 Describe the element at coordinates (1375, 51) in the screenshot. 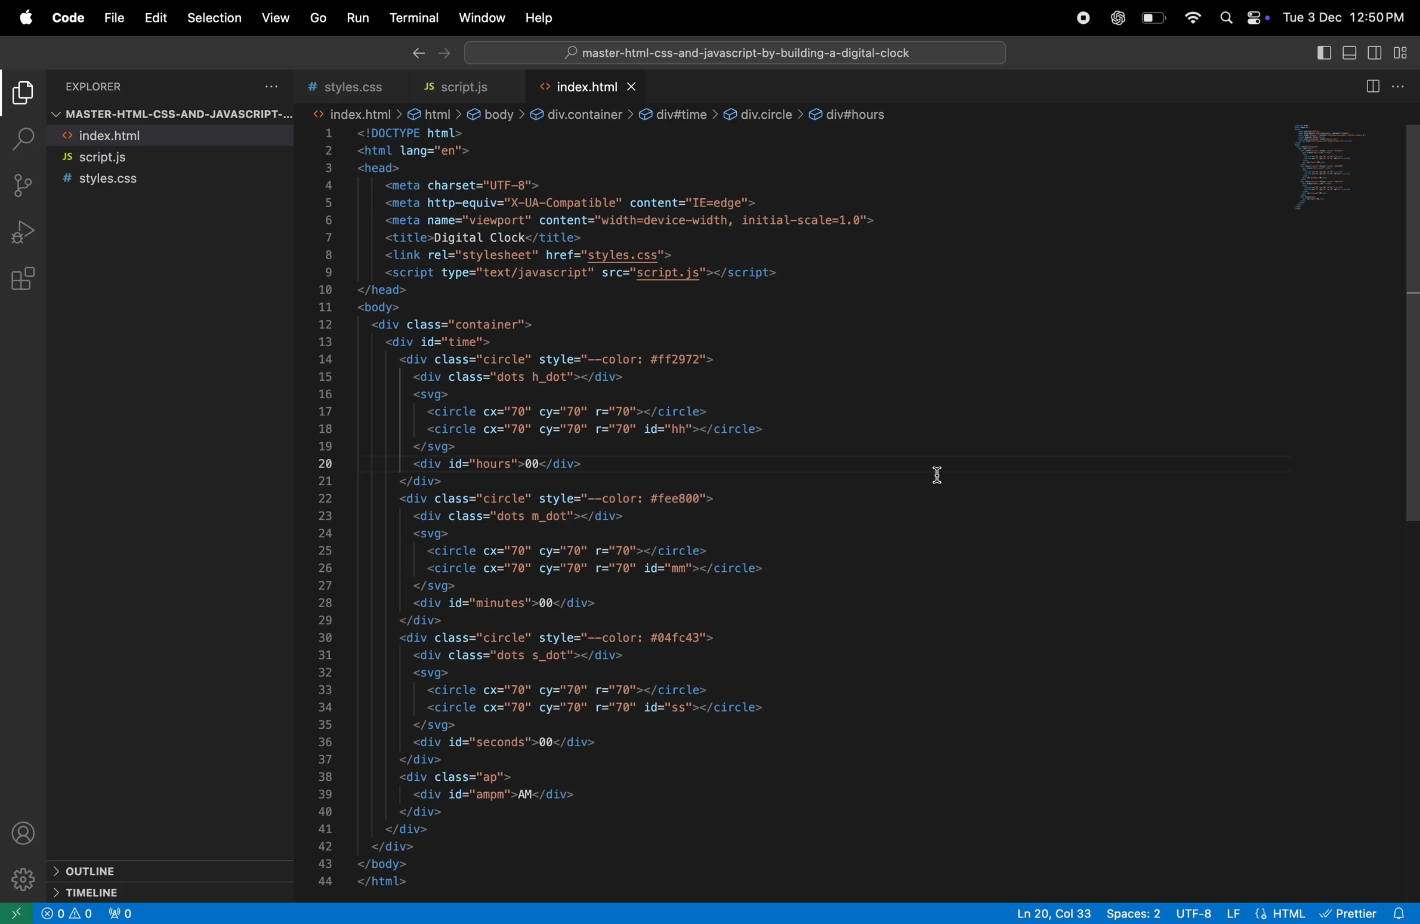

I see `toggle secondary window` at that location.